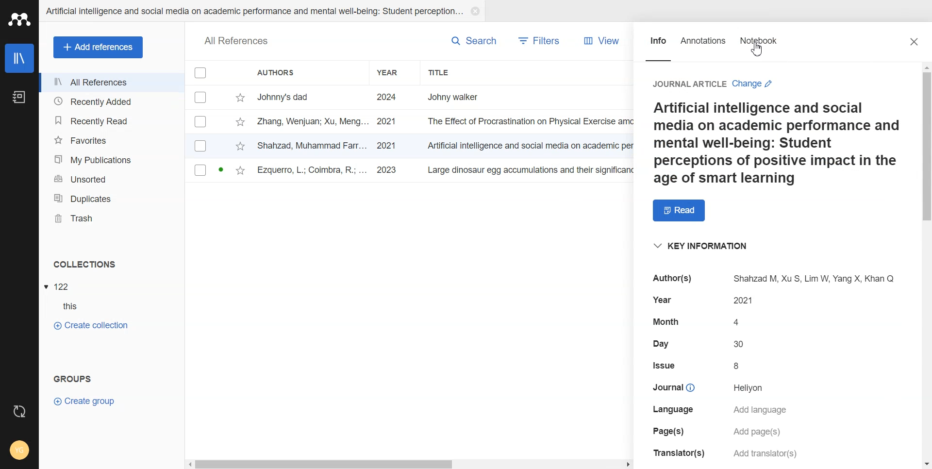  What do you see at coordinates (111, 199) in the screenshot?
I see `Duplicates` at bounding box center [111, 199].